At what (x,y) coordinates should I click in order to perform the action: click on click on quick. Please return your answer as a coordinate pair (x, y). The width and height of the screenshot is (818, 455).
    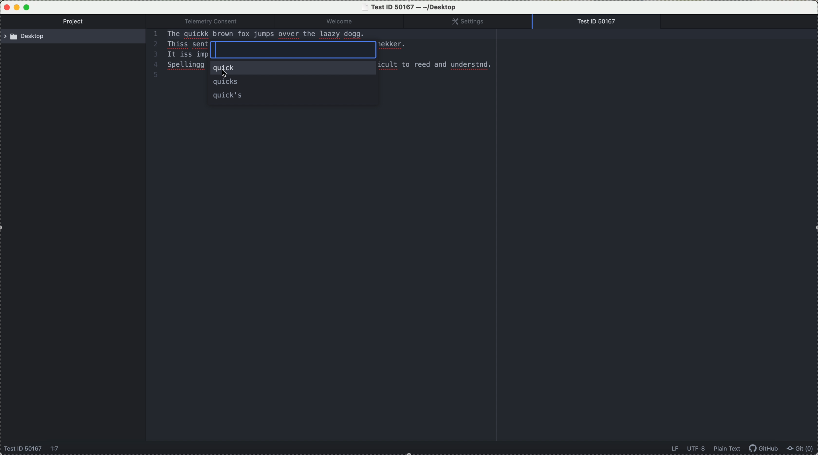
    Looking at the image, I should click on (293, 69).